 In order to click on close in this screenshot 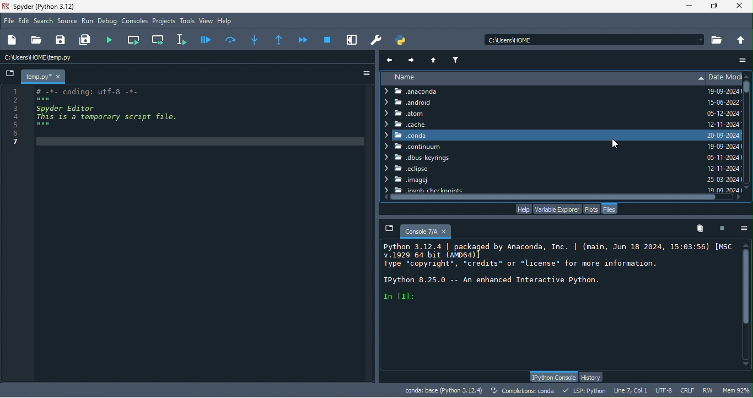, I will do `click(742, 7)`.